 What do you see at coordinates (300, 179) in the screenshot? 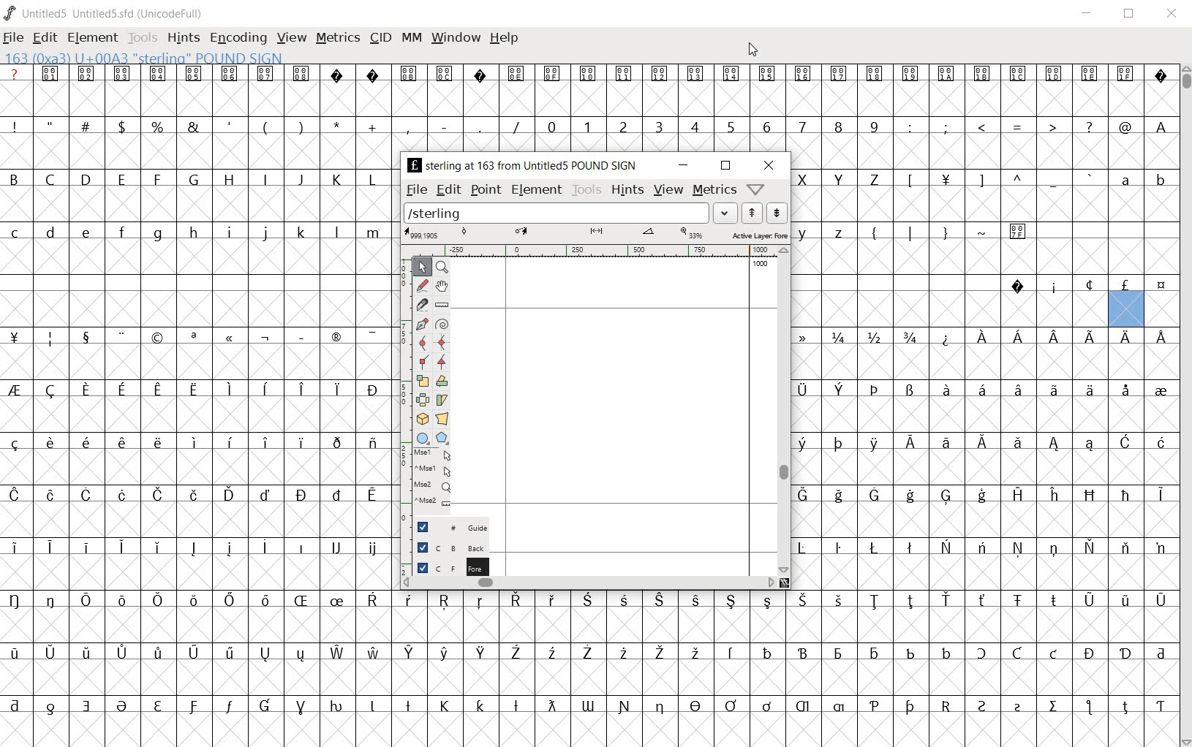
I see `J` at bounding box center [300, 179].